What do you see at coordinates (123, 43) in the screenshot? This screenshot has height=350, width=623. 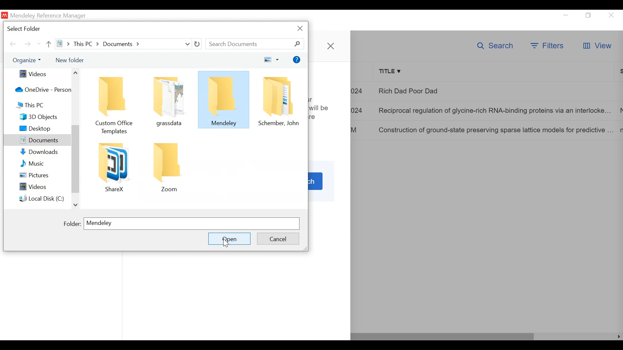 I see `this PC > Documents` at bounding box center [123, 43].